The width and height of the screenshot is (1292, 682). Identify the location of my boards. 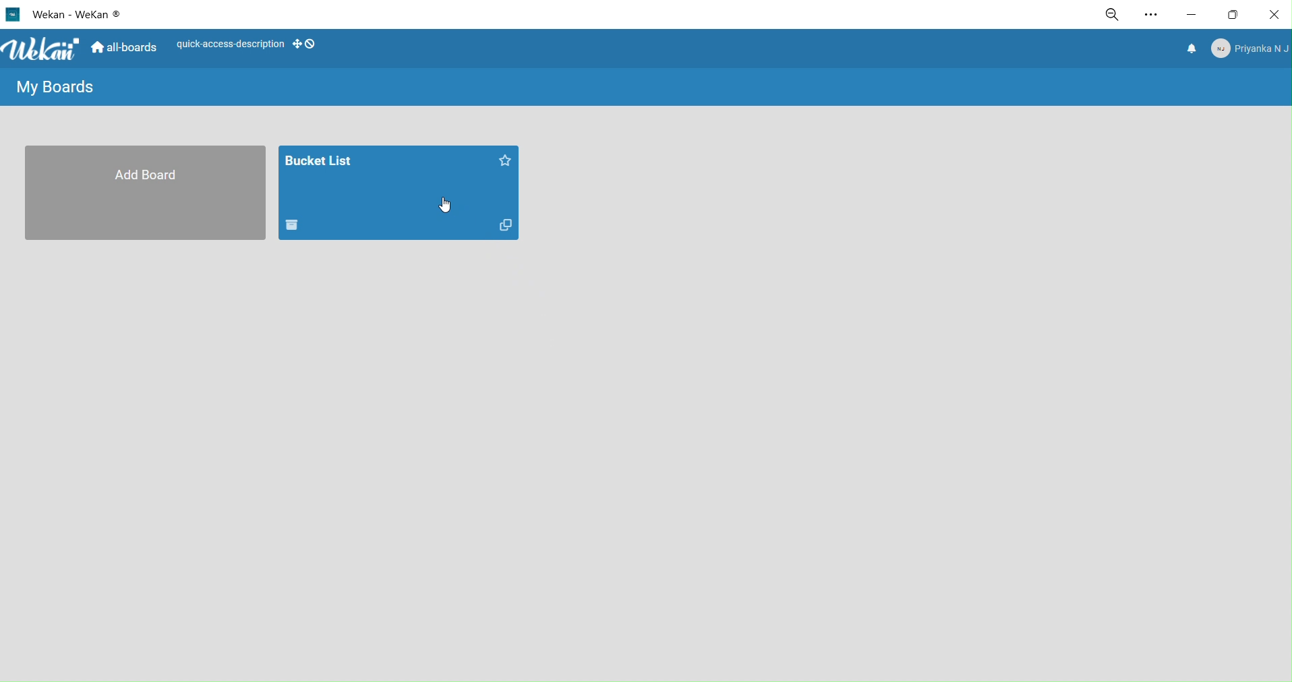
(59, 88).